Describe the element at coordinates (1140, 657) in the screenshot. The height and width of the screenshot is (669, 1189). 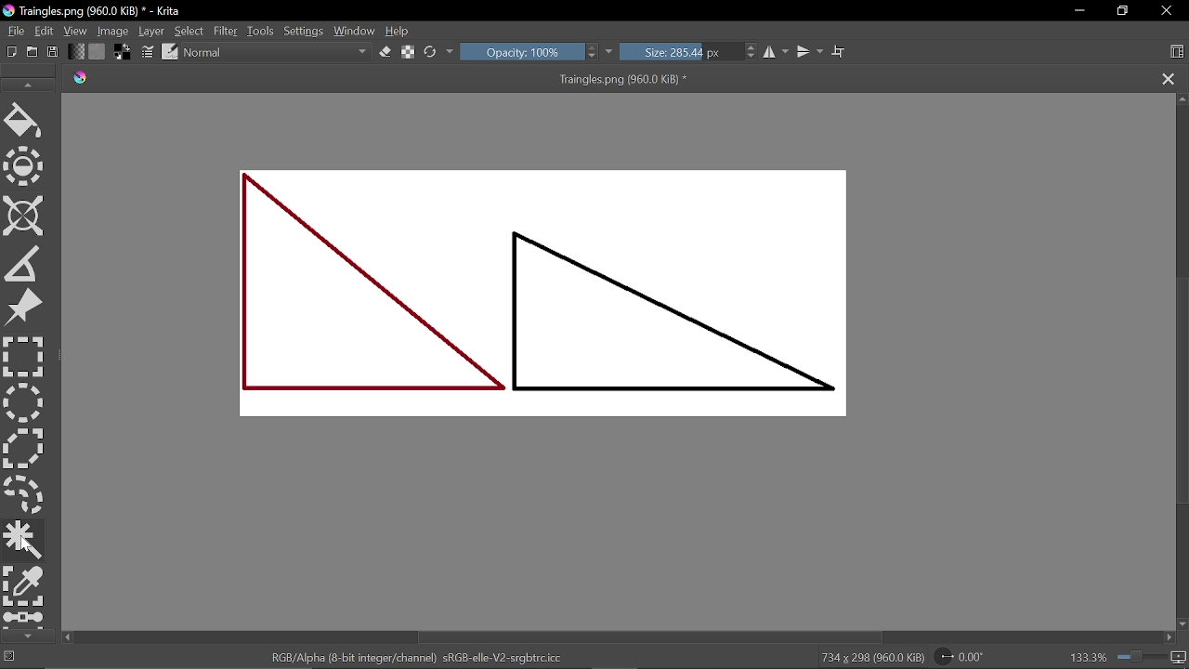
I see `zoom bar` at that location.